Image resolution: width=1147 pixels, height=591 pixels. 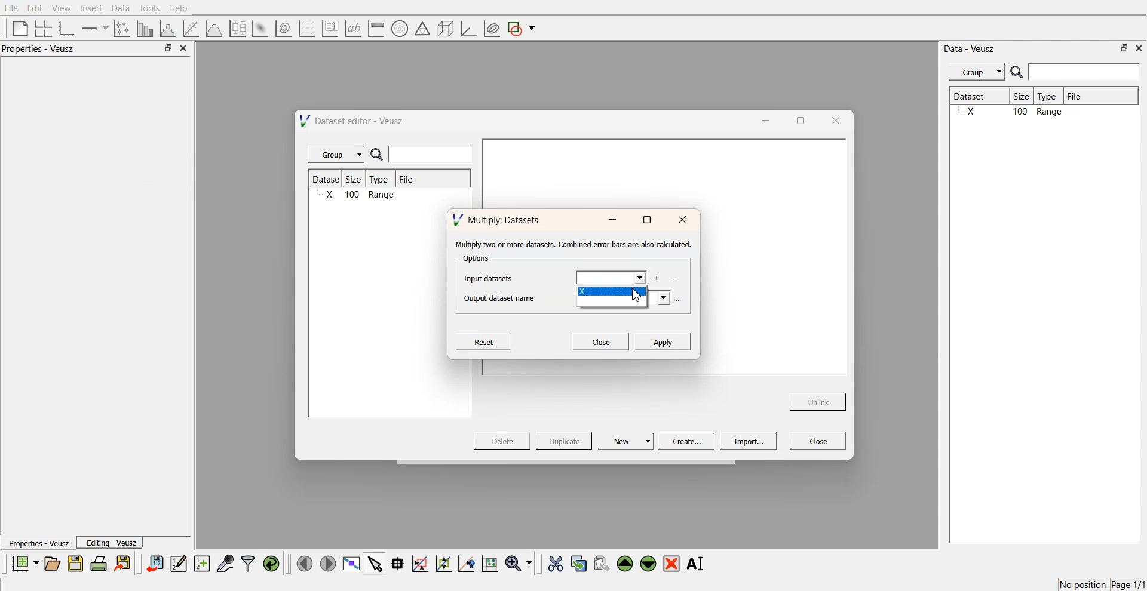 What do you see at coordinates (600, 563) in the screenshot?
I see `paste the selected widgets` at bounding box center [600, 563].